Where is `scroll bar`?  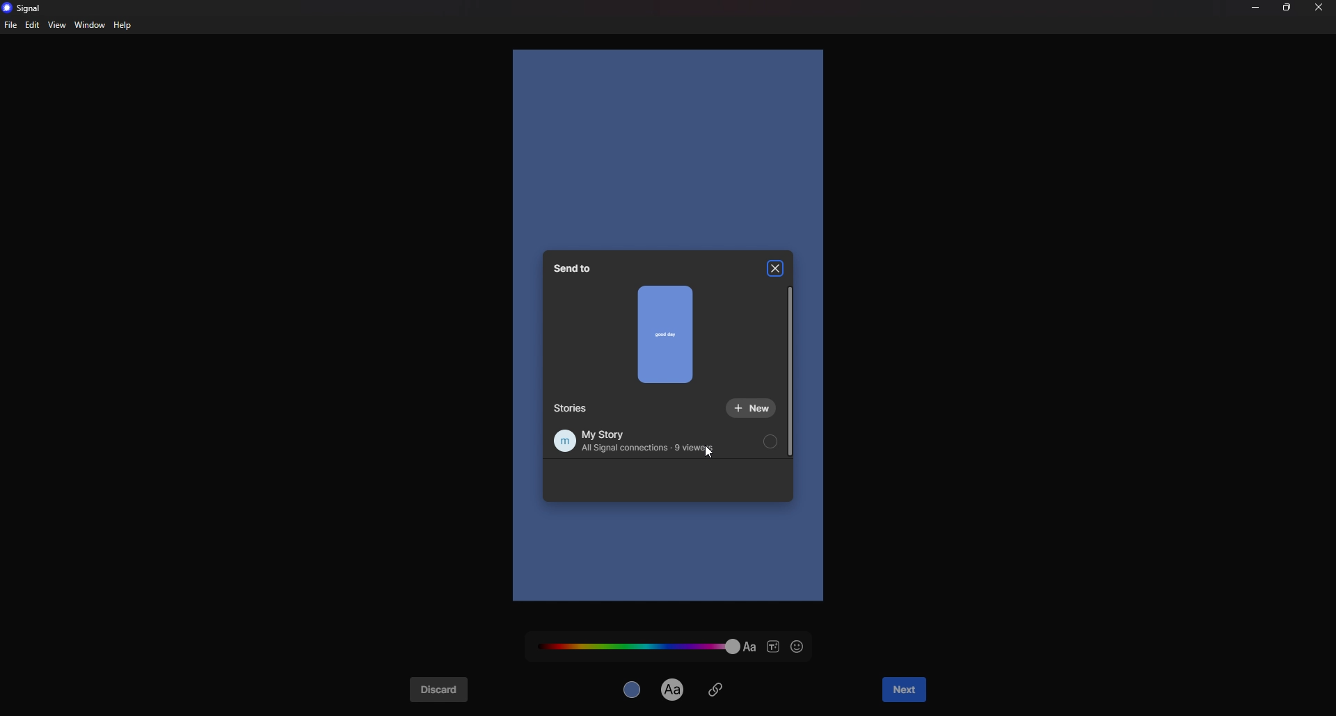 scroll bar is located at coordinates (789, 371).